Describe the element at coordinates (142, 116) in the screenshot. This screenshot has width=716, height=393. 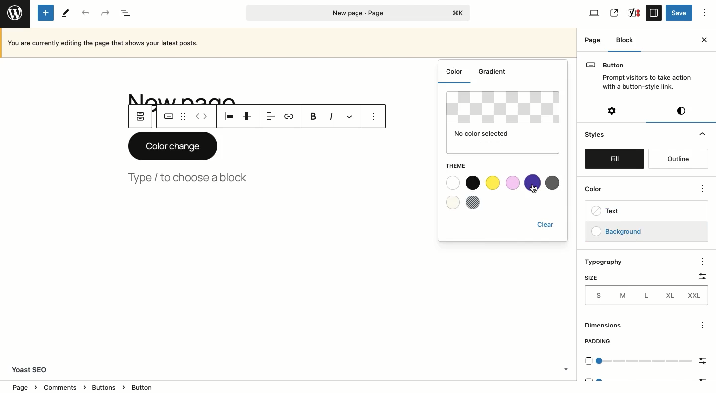
I see `Parent button` at that location.